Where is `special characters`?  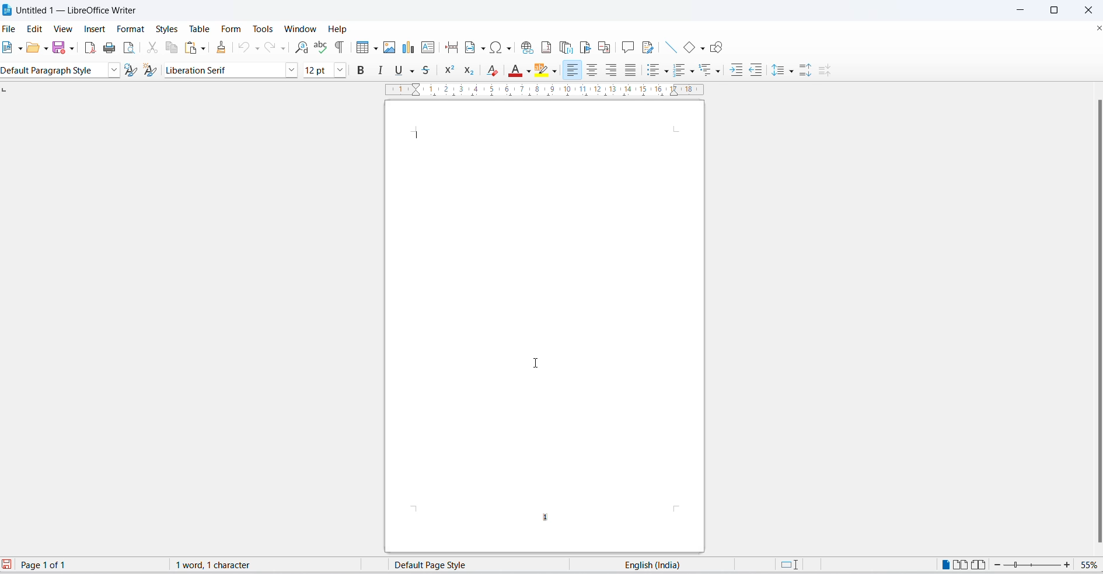 special characters is located at coordinates (502, 48).